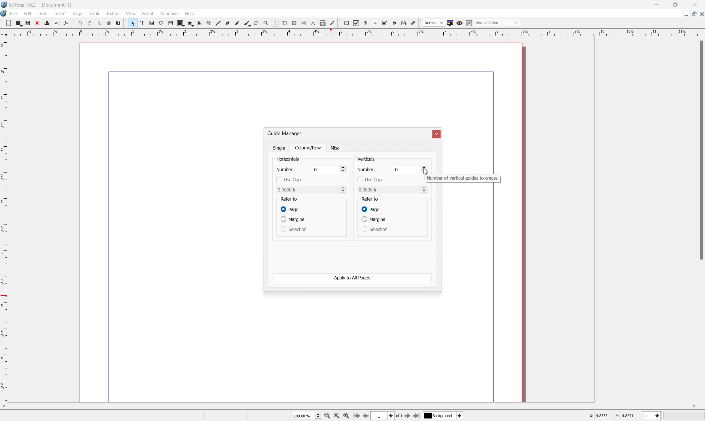  What do you see at coordinates (353, 32) in the screenshot?
I see `ruler` at bounding box center [353, 32].